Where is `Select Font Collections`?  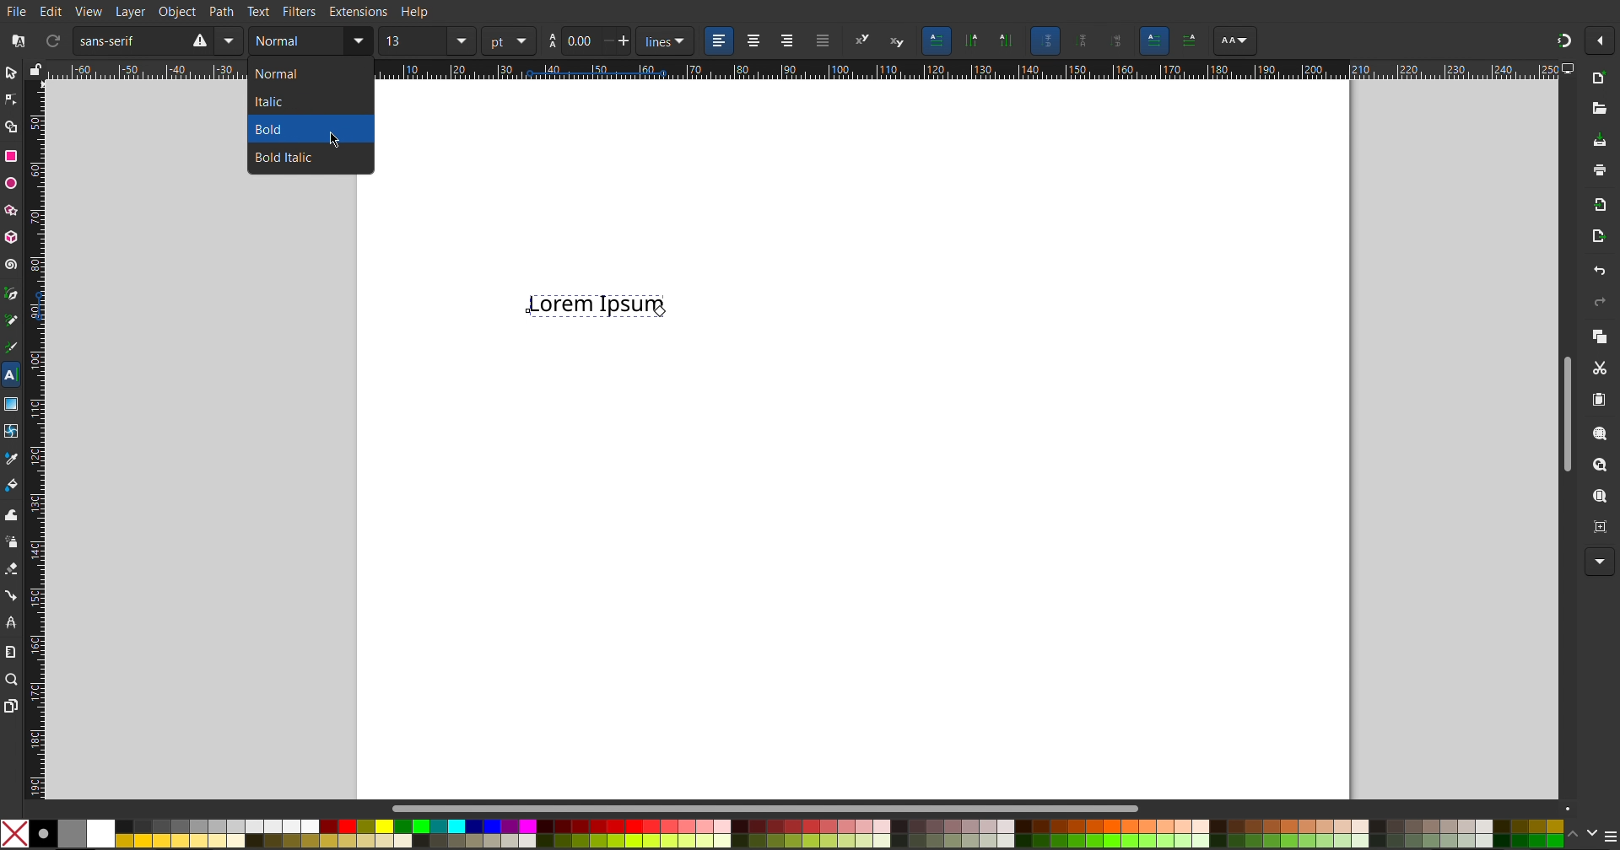
Select Font Collections is located at coordinates (16, 41).